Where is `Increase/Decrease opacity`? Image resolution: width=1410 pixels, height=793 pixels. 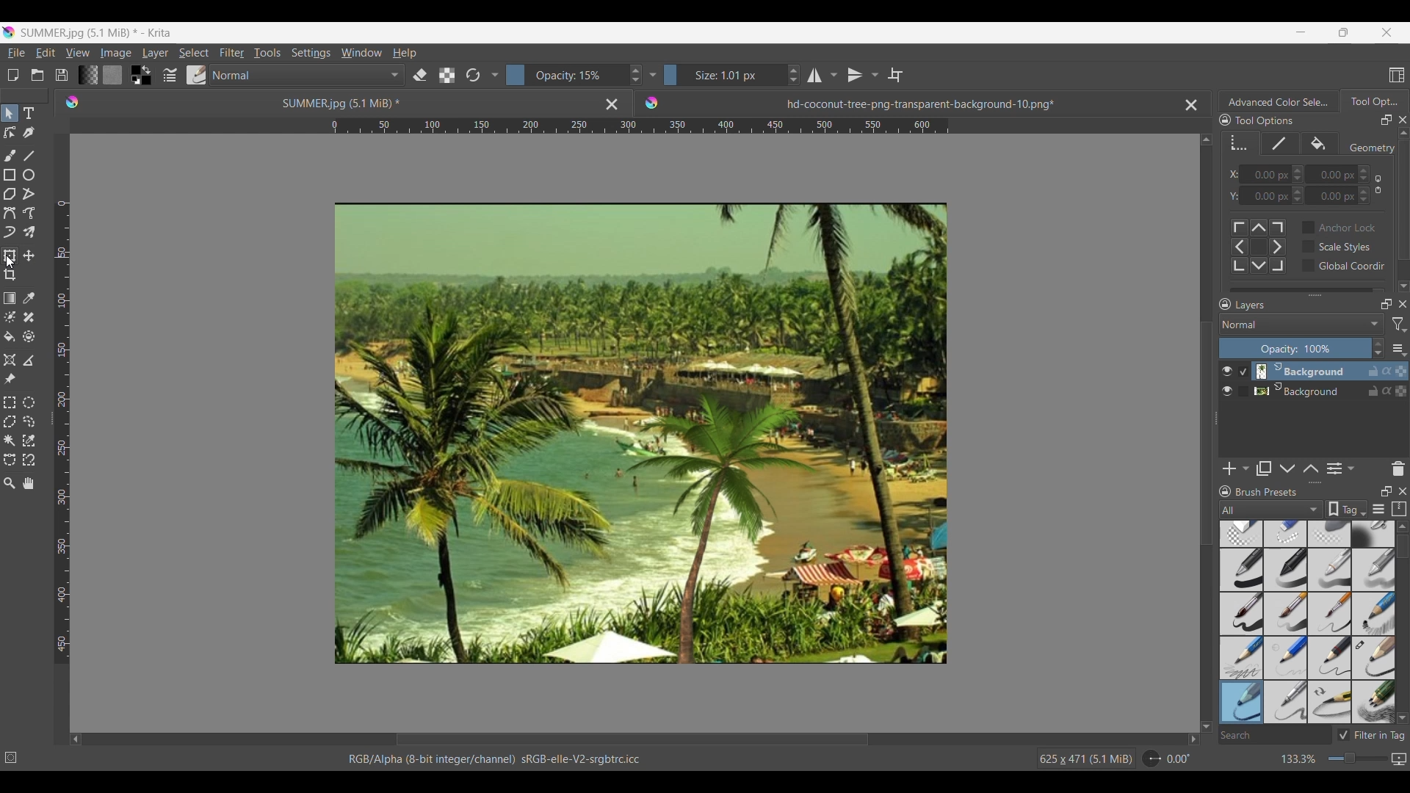 Increase/Decrease opacity is located at coordinates (574, 75).